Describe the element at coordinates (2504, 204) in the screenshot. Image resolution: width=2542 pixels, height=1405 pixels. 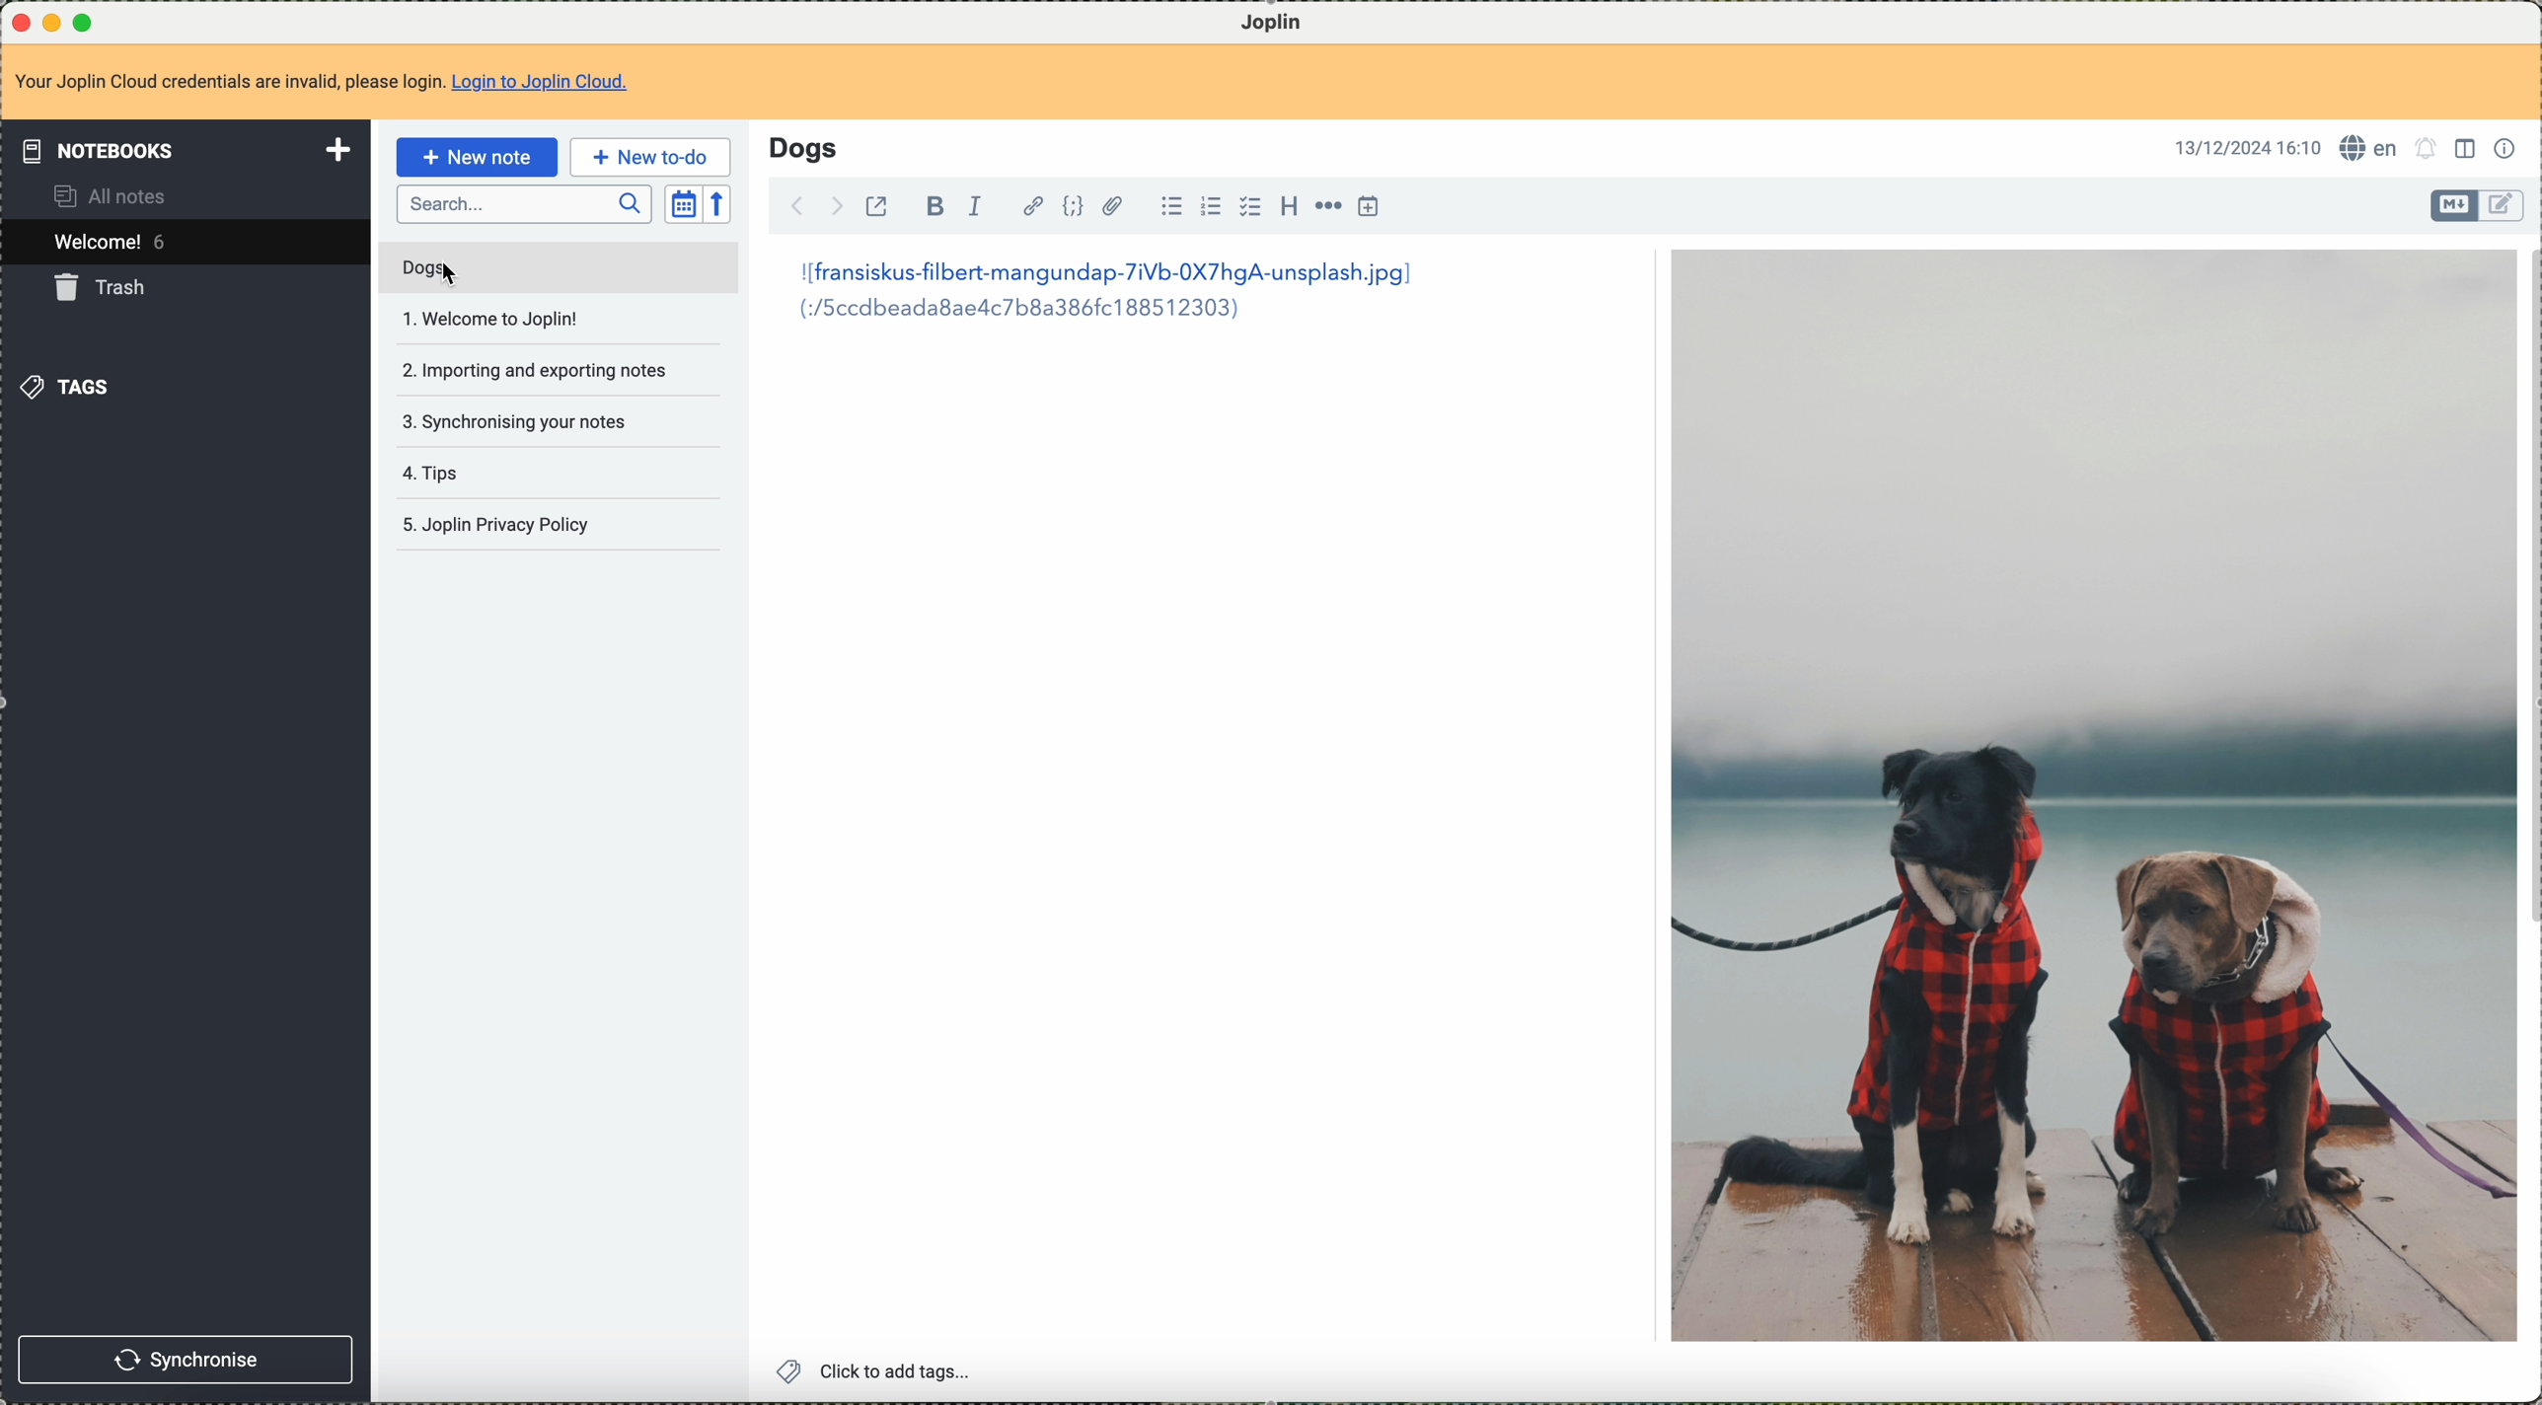
I see `toggle editor` at that location.